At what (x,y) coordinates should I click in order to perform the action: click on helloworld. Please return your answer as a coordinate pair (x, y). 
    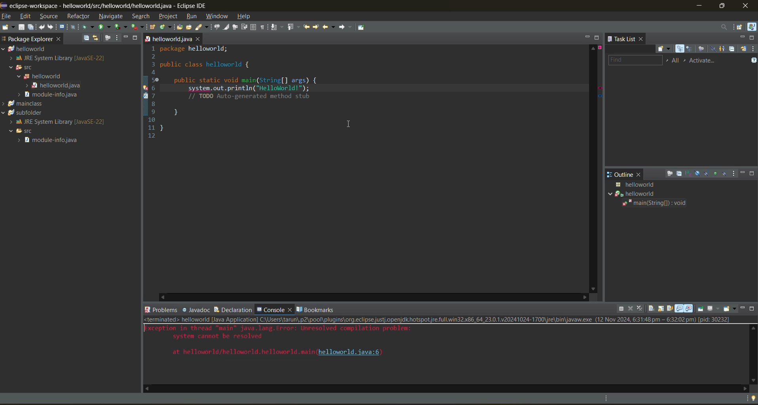
    Looking at the image, I should click on (652, 193).